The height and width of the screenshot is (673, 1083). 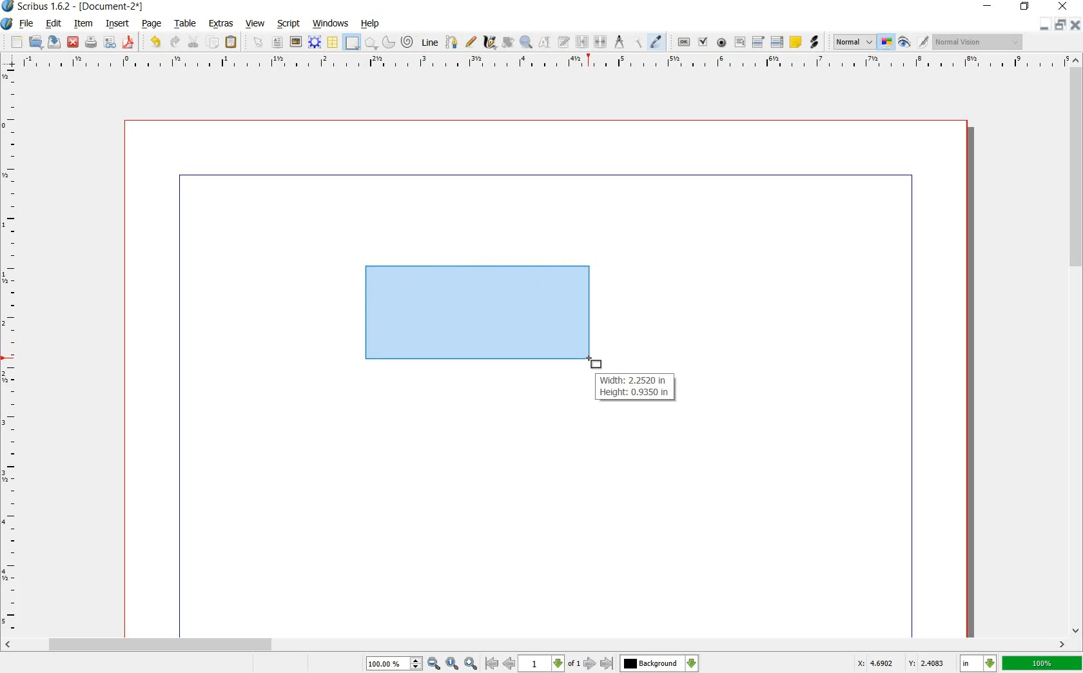 I want to click on PDF LIST BOX, so click(x=776, y=42).